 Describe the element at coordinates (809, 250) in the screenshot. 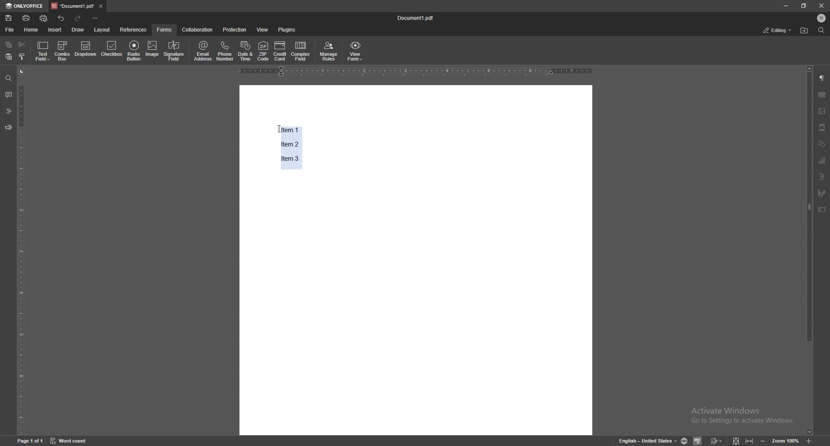

I see `scroll bar` at that location.